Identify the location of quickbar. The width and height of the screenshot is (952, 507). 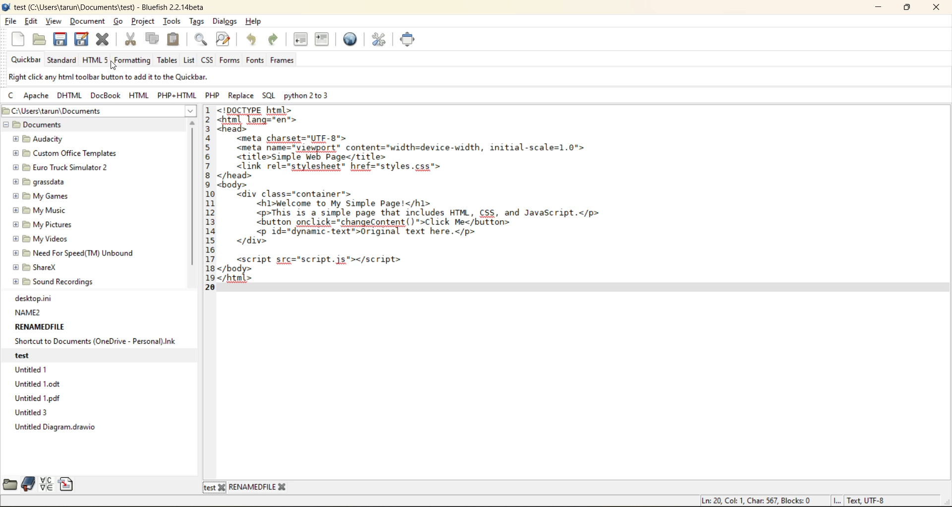
(22, 60).